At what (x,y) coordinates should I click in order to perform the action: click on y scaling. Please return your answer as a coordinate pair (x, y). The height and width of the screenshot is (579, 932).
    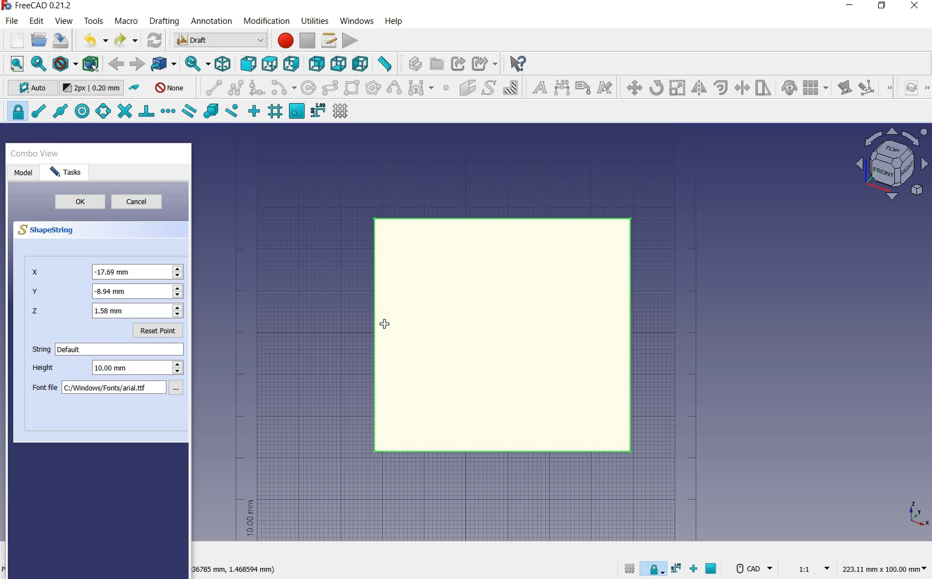
    Looking at the image, I should click on (107, 292).